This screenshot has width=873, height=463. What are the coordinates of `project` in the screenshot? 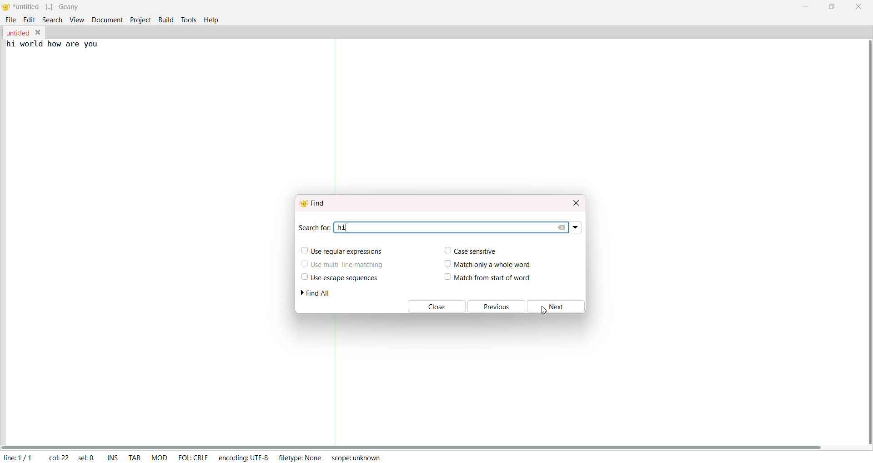 It's located at (140, 20).